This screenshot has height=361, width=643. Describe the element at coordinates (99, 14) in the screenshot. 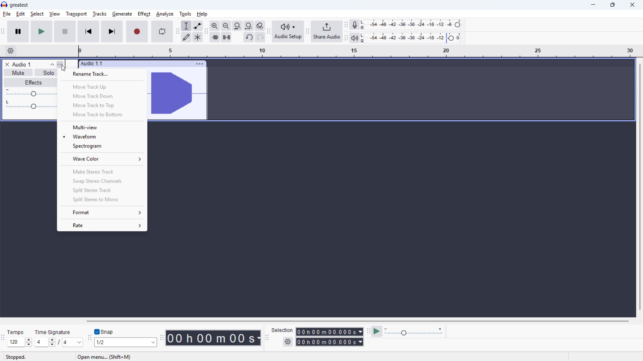

I see `tracks ` at that location.